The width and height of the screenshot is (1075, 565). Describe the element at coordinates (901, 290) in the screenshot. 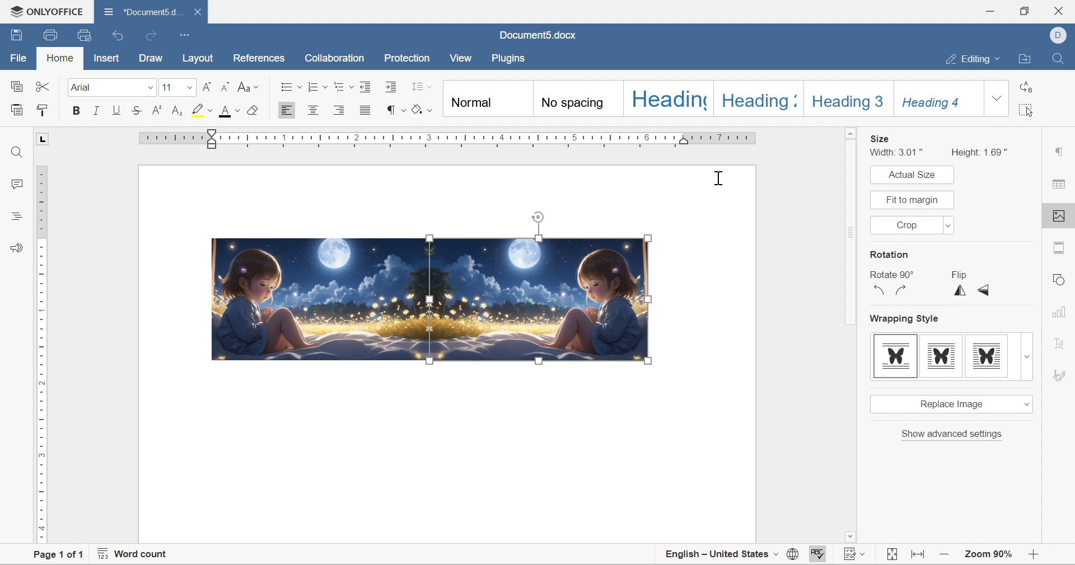

I see `rotate clockwise` at that location.